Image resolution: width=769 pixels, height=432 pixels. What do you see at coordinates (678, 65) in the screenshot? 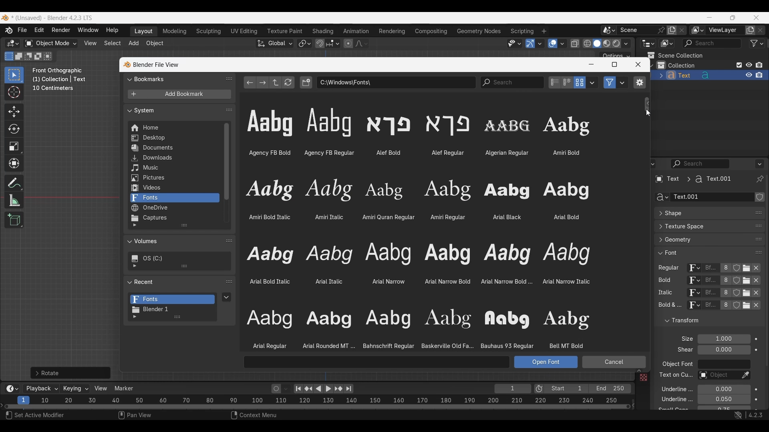
I see `Collection 1` at bounding box center [678, 65].